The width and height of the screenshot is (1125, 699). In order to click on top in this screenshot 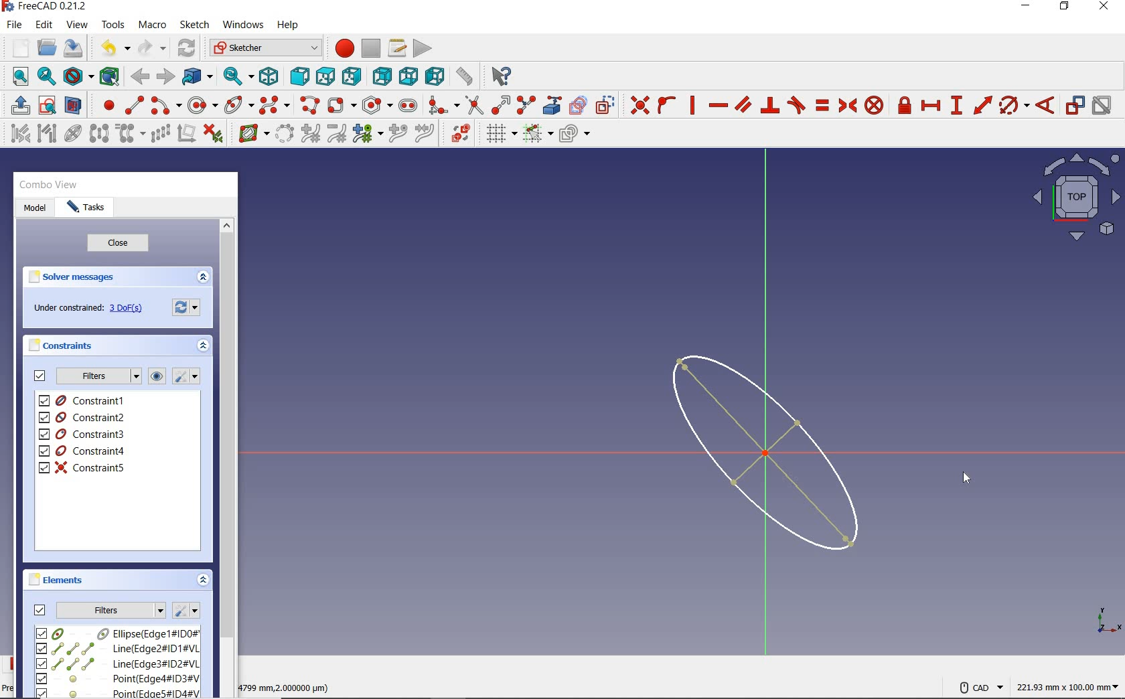, I will do `click(325, 74)`.